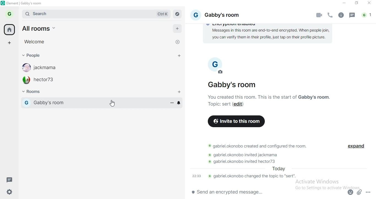 The width and height of the screenshot is (376, 199). What do you see at coordinates (247, 155) in the screenshot?
I see `text 4` at bounding box center [247, 155].